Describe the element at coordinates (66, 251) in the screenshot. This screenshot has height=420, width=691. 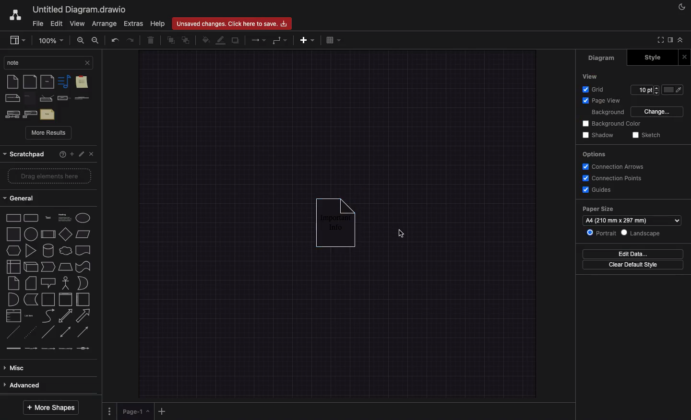
I see `cloud` at that location.